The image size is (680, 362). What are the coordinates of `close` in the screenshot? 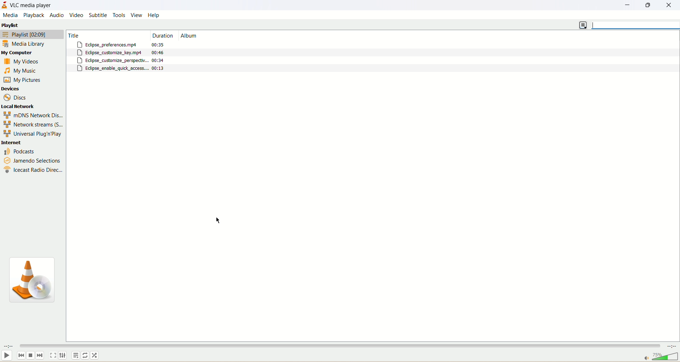 It's located at (670, 5).